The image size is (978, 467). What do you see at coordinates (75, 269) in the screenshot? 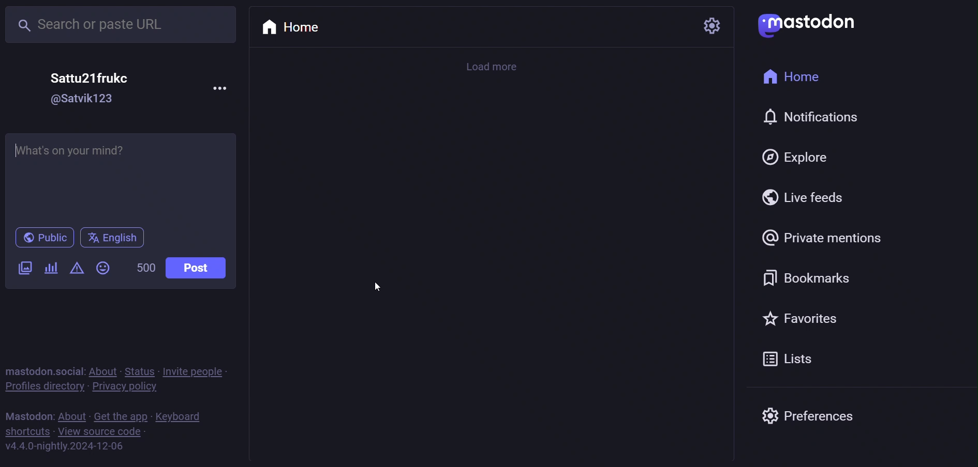
I see `content warning` at bounding box center [75, 269].